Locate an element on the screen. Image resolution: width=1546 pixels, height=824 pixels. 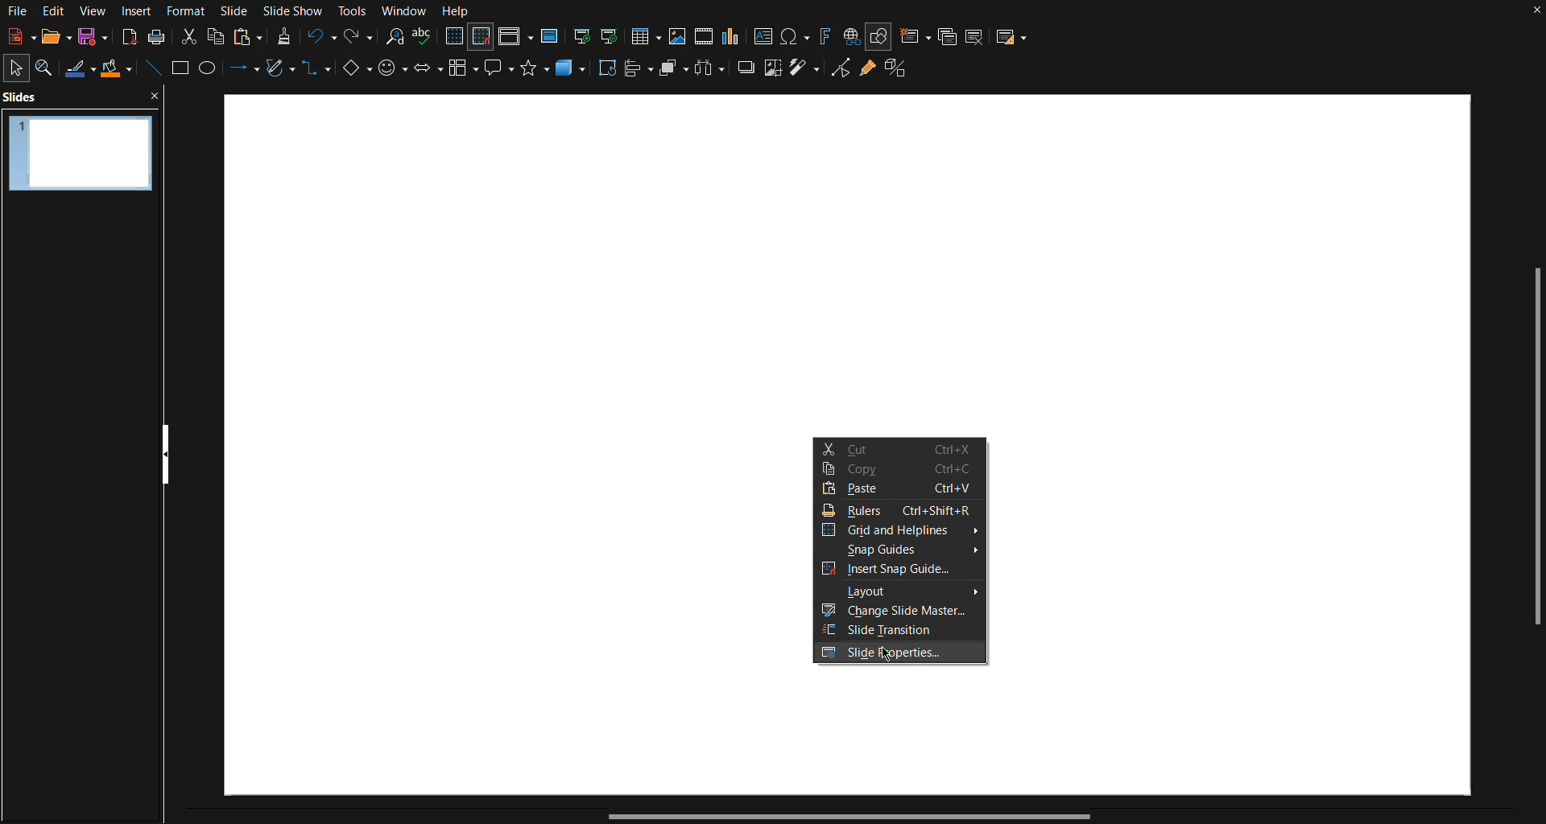
Crop images is located at coordinates (772, 73).